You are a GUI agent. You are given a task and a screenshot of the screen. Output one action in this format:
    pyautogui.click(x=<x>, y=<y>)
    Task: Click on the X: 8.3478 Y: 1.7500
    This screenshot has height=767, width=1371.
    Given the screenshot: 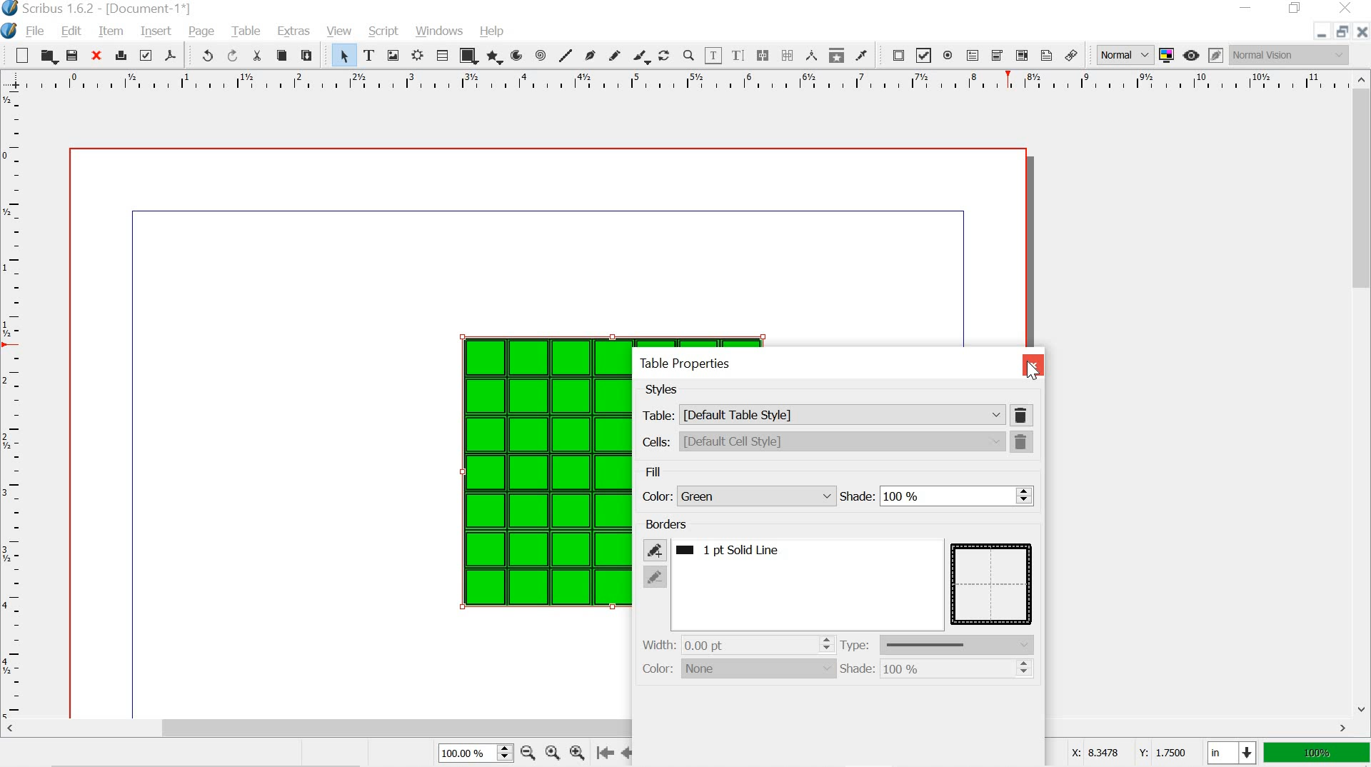 What is the action you would take?
    pyautogui.click(x=1128, y=754)
    